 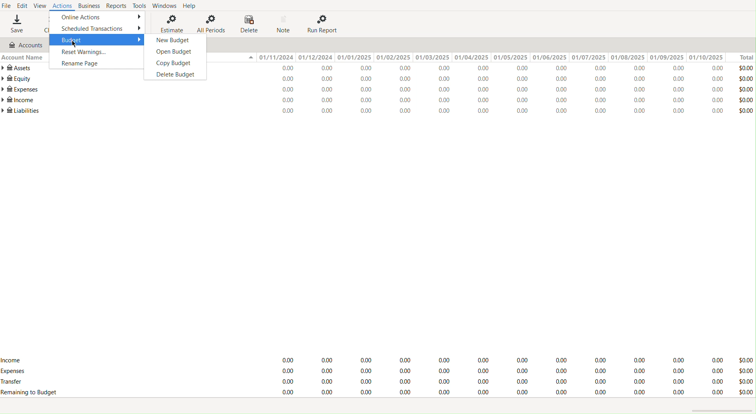 I want to click on Remaining Budget, so click(x=29, y=392).